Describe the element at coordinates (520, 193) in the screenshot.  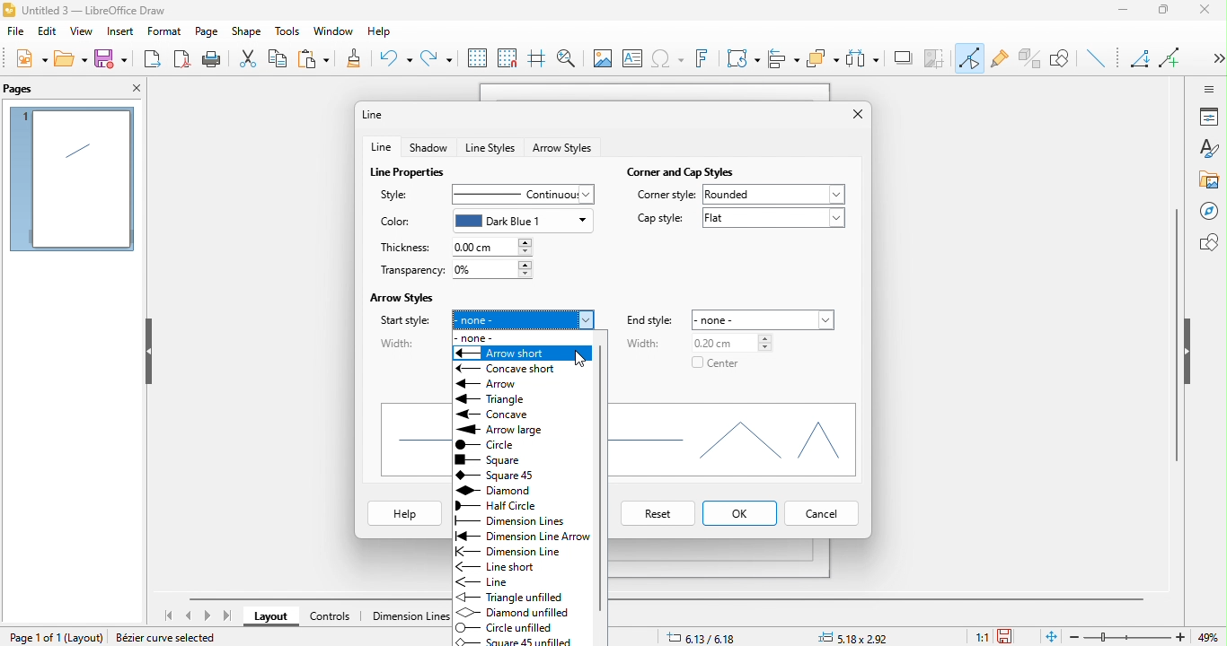
I see `continuous` at that location.